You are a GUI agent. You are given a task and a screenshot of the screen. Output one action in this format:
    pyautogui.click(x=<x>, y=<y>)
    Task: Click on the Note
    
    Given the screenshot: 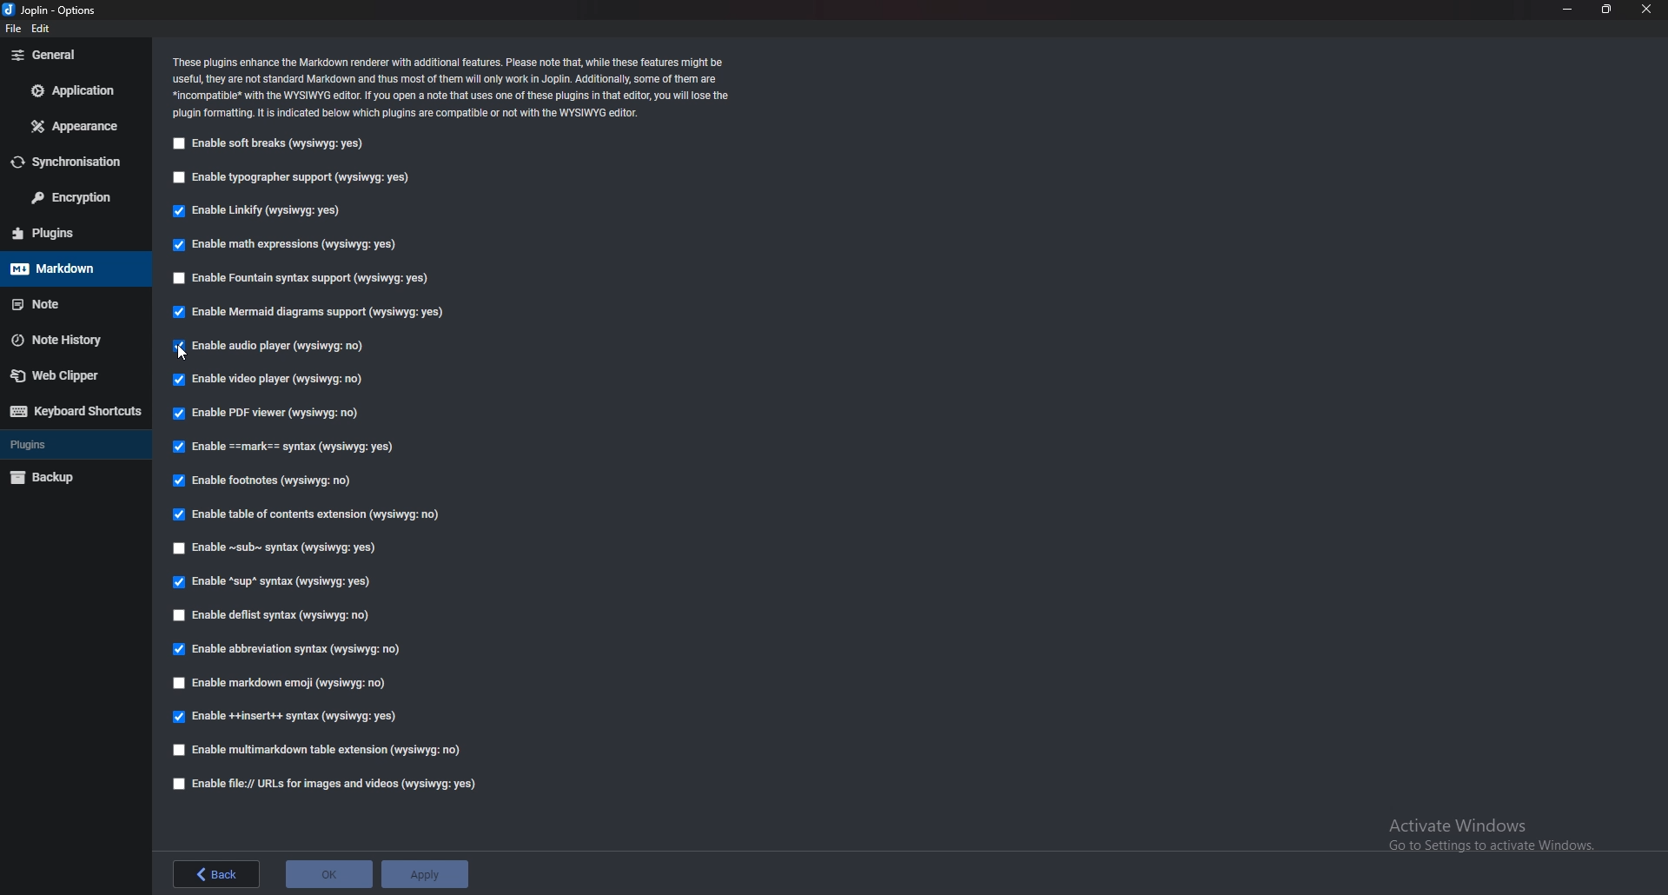 What is the action you would take?
    pyautogui.click(x=68, y=303)
    